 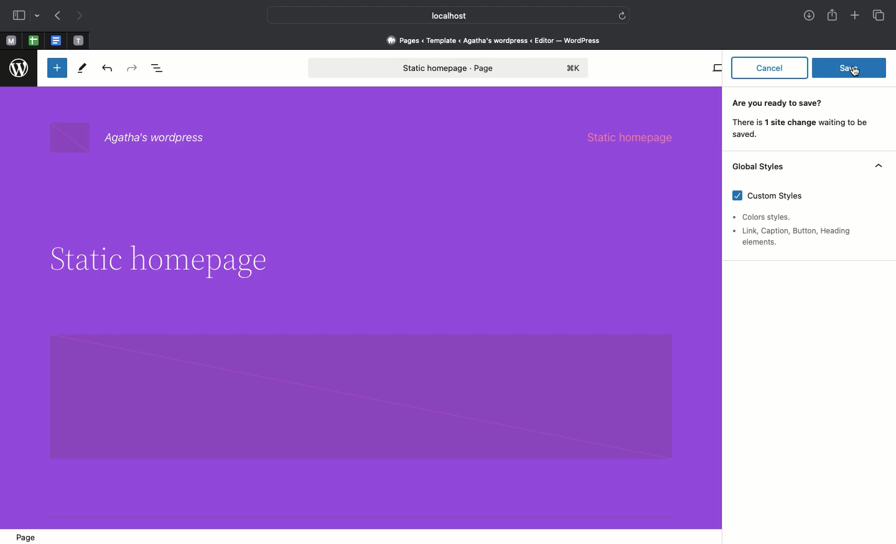 I want to click on View, so click(x=716, y=68).